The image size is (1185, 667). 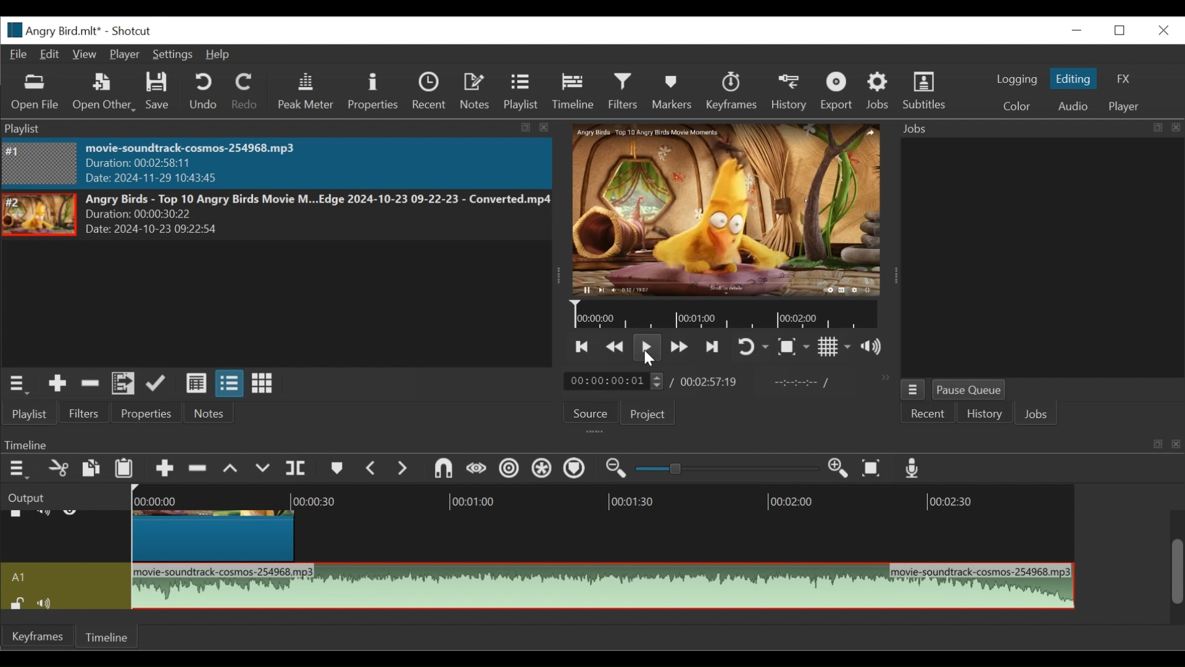 What do you see at coordinates (104, 93) in the screenshot?
I see `Open Other` at bounding box center [104, 93].